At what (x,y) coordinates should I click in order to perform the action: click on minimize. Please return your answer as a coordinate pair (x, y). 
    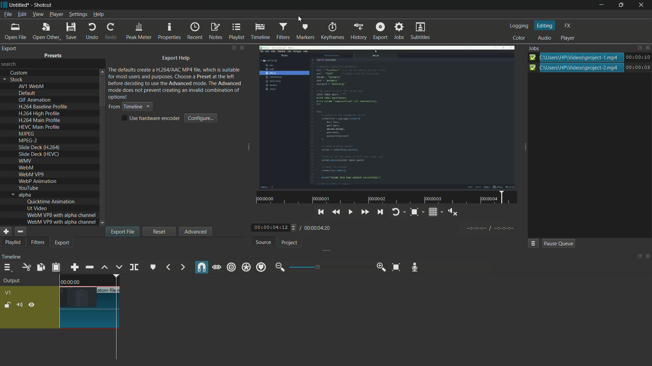
    Looking at the image, I should click on (600, 5).